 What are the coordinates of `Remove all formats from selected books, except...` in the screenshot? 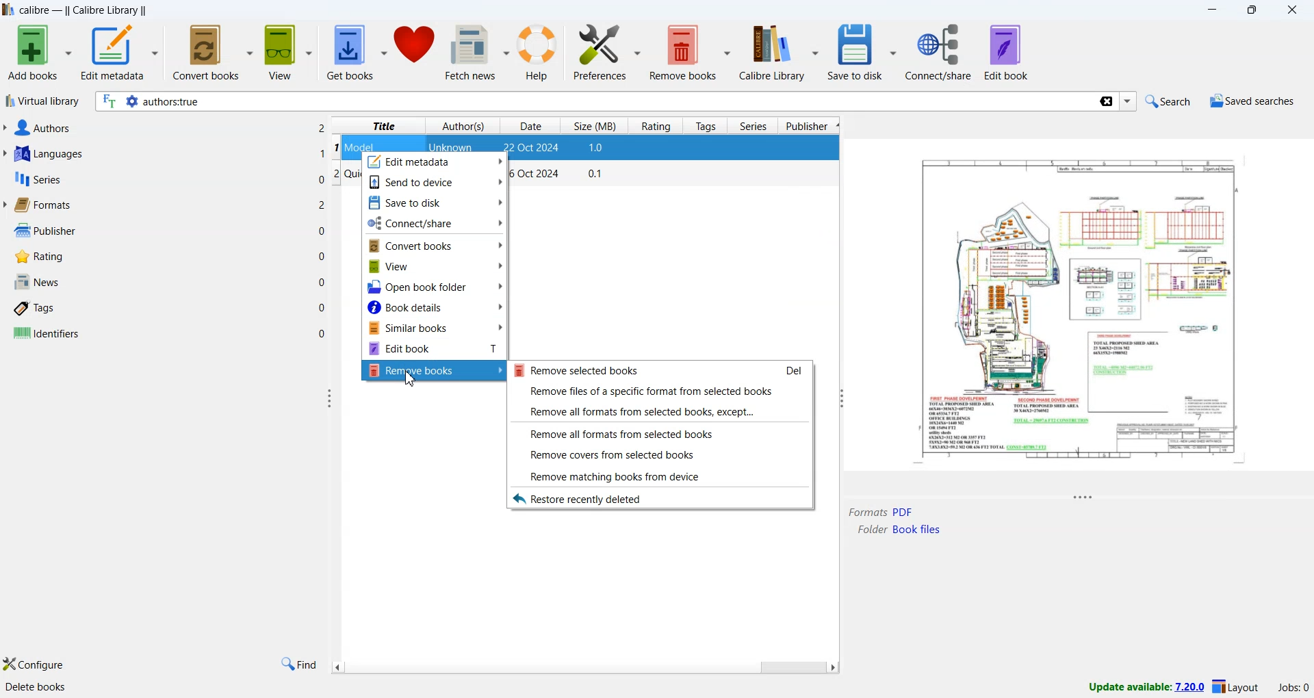 It's located at (660, 411).